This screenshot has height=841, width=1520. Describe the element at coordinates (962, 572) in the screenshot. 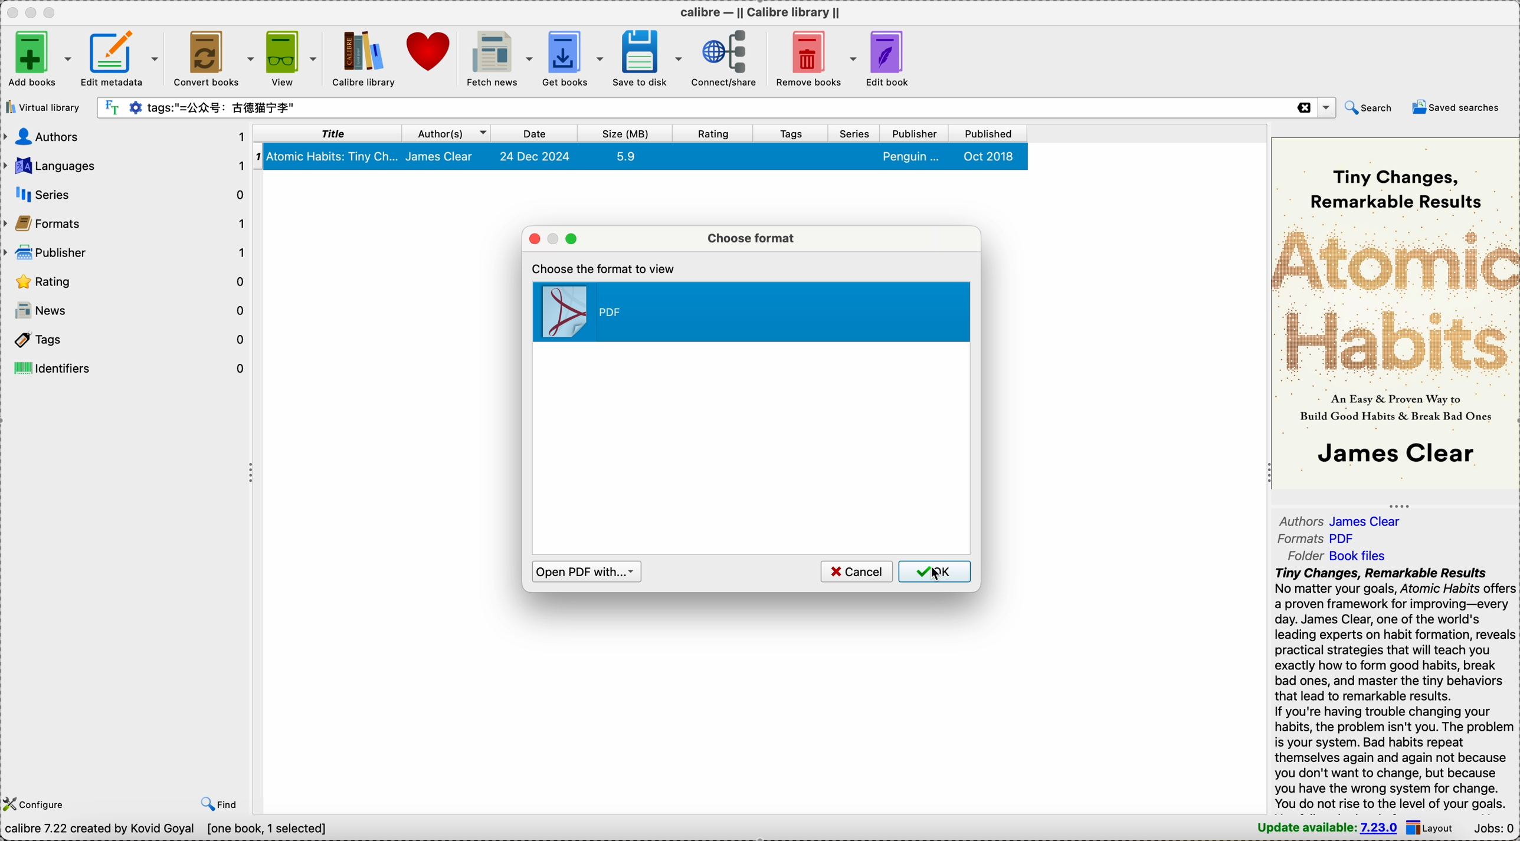

I see `OK` at that location.